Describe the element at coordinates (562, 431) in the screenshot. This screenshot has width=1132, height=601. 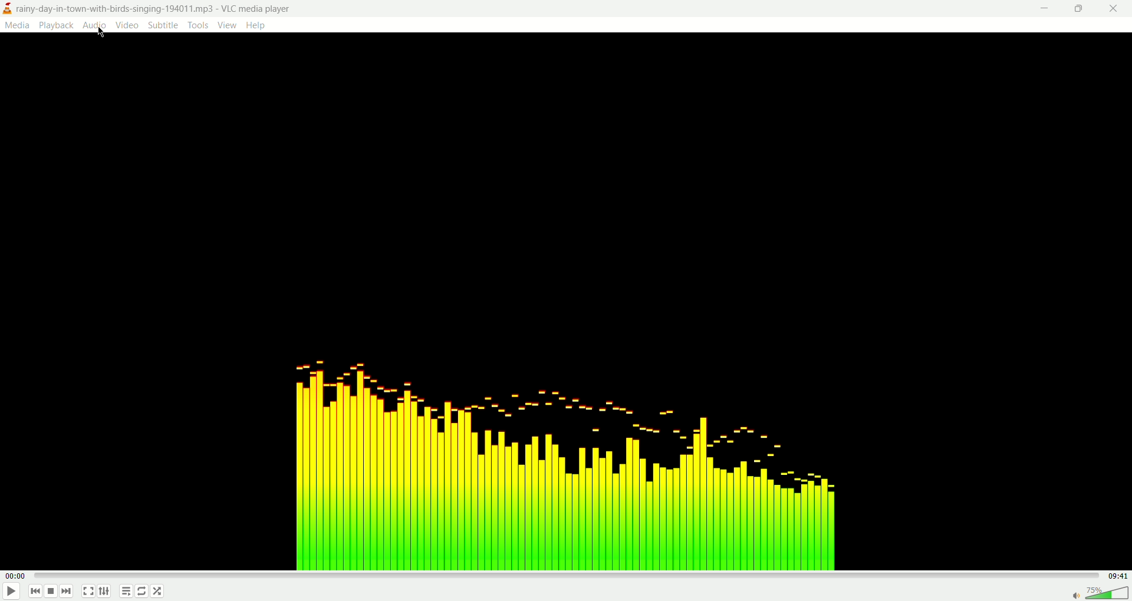
I see `audio tune image` at that location.